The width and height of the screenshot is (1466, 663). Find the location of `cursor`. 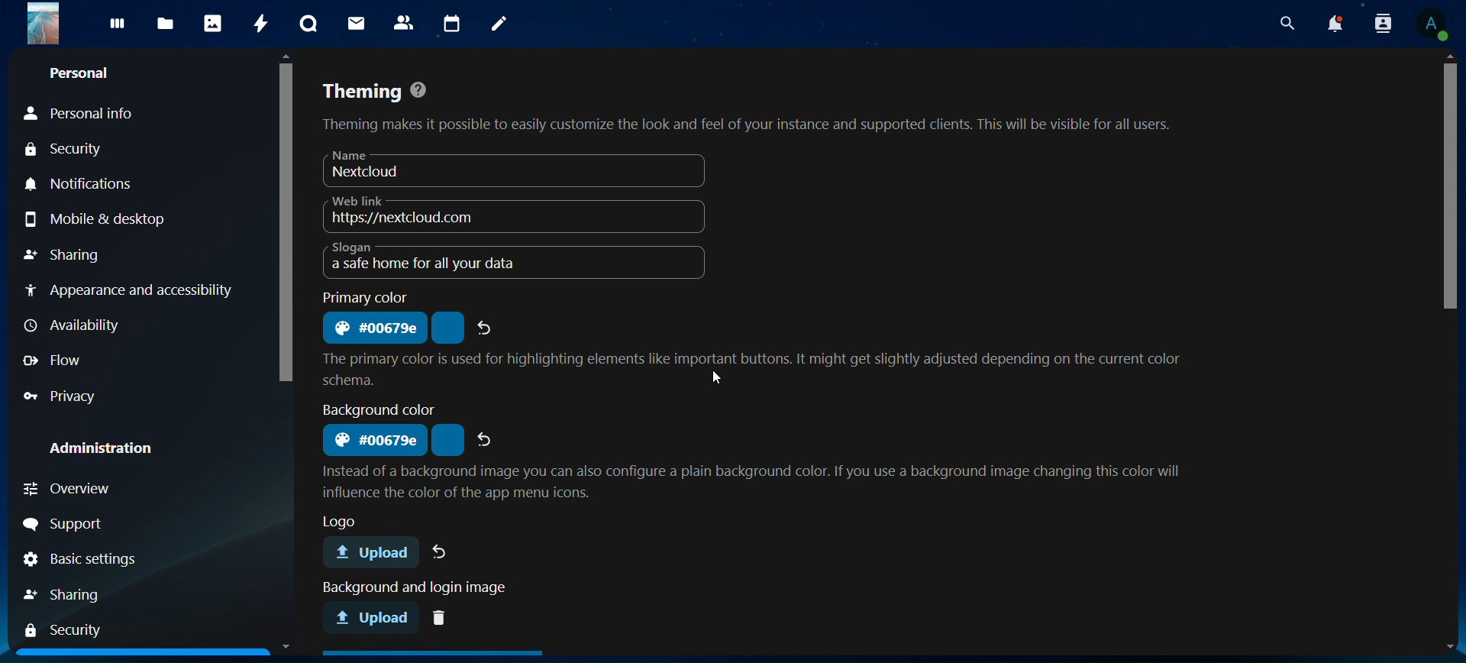

cursor is located at coordinates (716, 380).